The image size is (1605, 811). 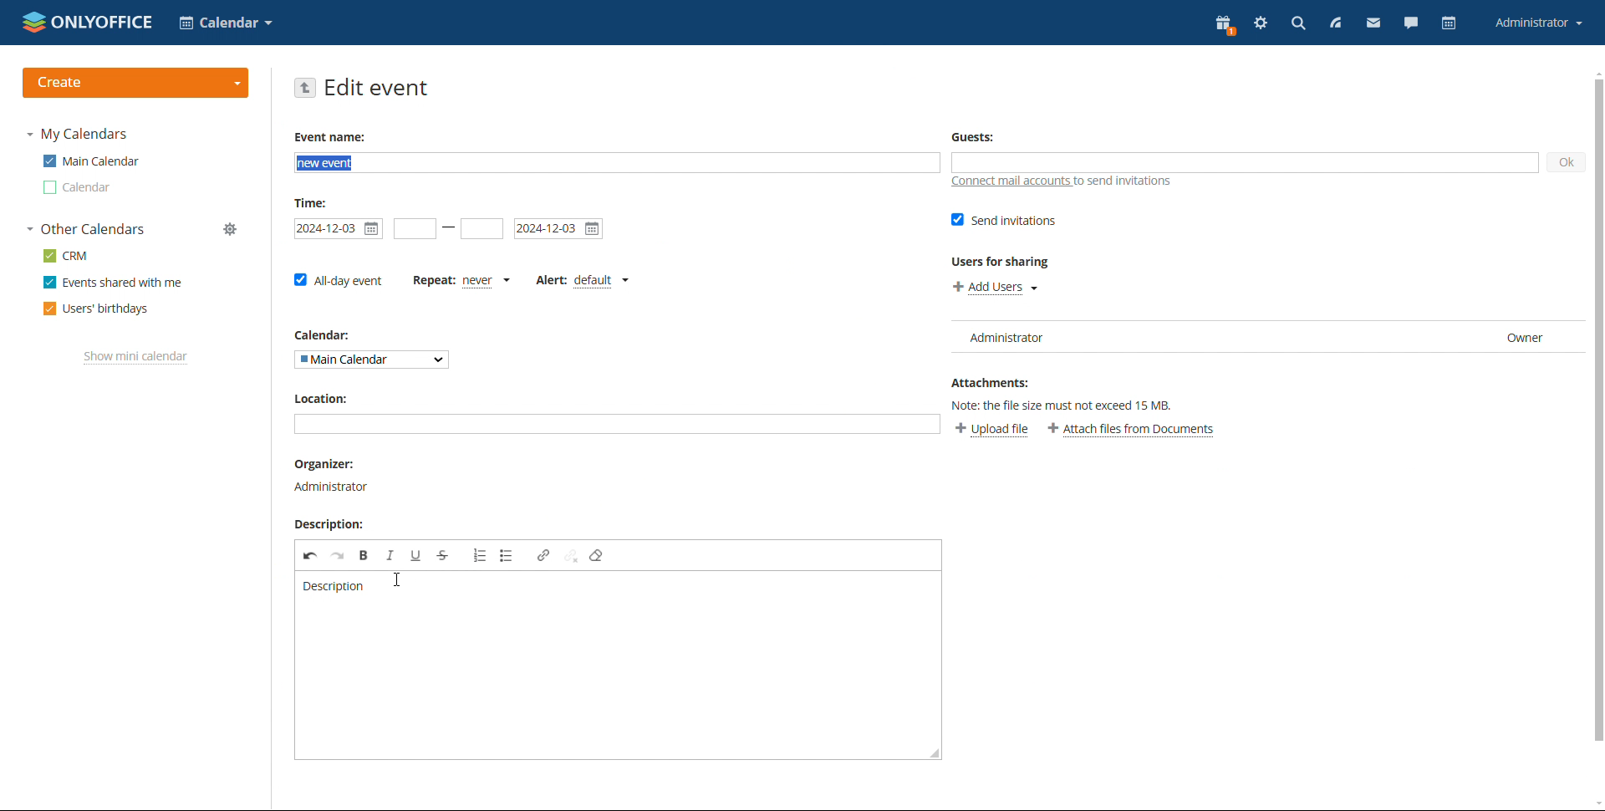 I want to click on link, so click(x=543, y=556).